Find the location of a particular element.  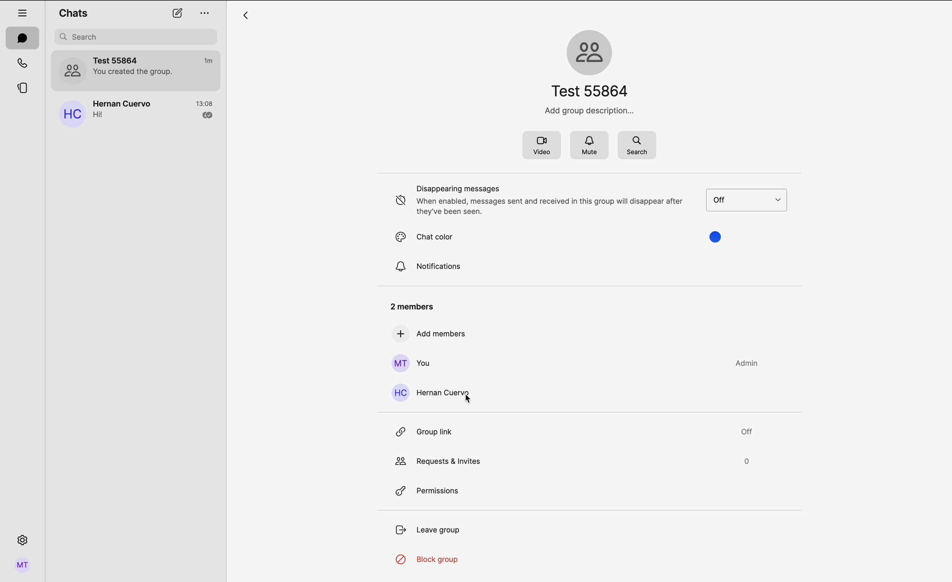

calls is located at coordinates (20, 64).